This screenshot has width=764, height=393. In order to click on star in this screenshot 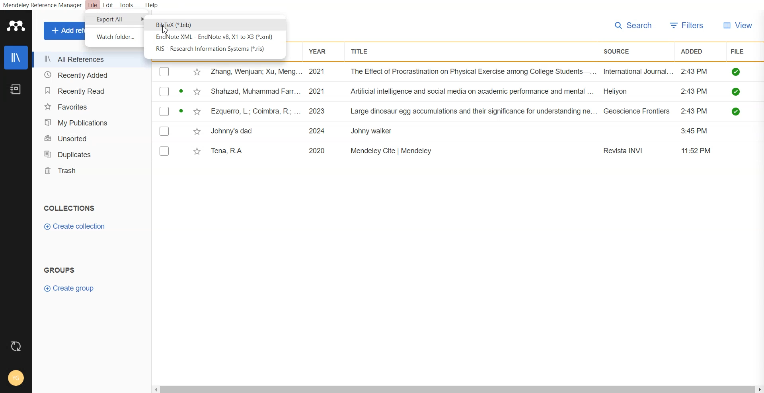, I will do `click(196, 131)`.